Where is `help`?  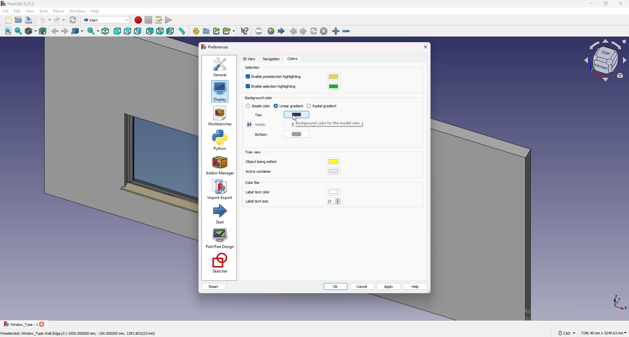
help is located at coordinates (95, 11).